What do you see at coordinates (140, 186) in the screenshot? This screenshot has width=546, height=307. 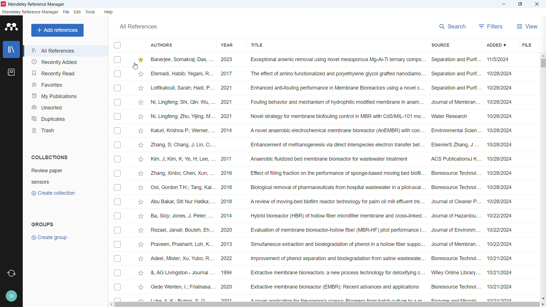 I see `Click to starmark individual entry` at bounding box center [140, 186].